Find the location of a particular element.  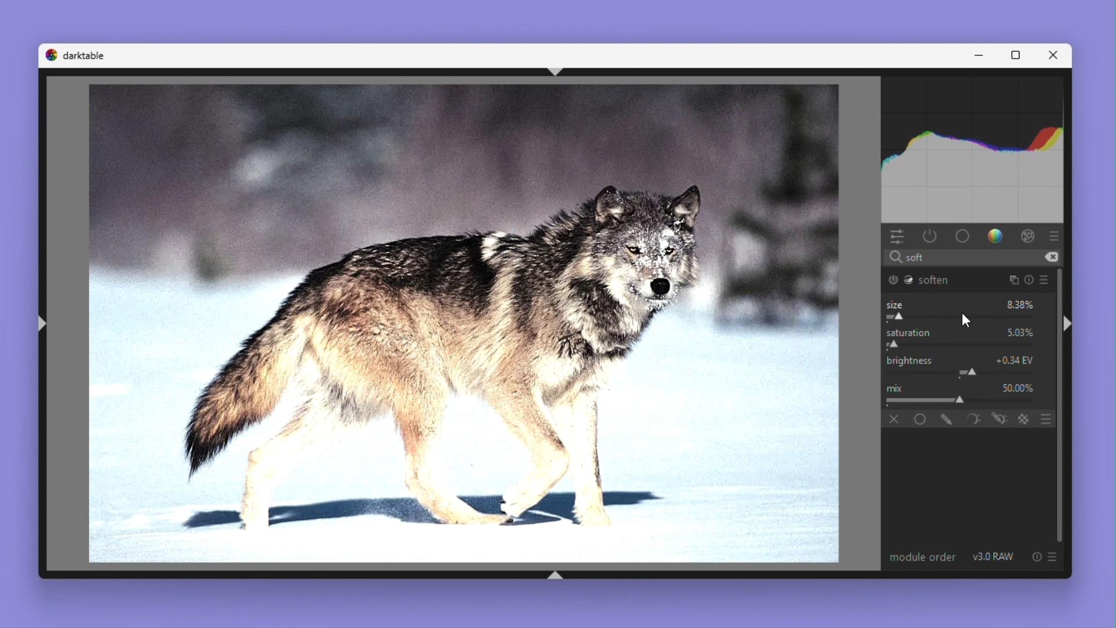

Maximize is located at coordinates (1019, 54).